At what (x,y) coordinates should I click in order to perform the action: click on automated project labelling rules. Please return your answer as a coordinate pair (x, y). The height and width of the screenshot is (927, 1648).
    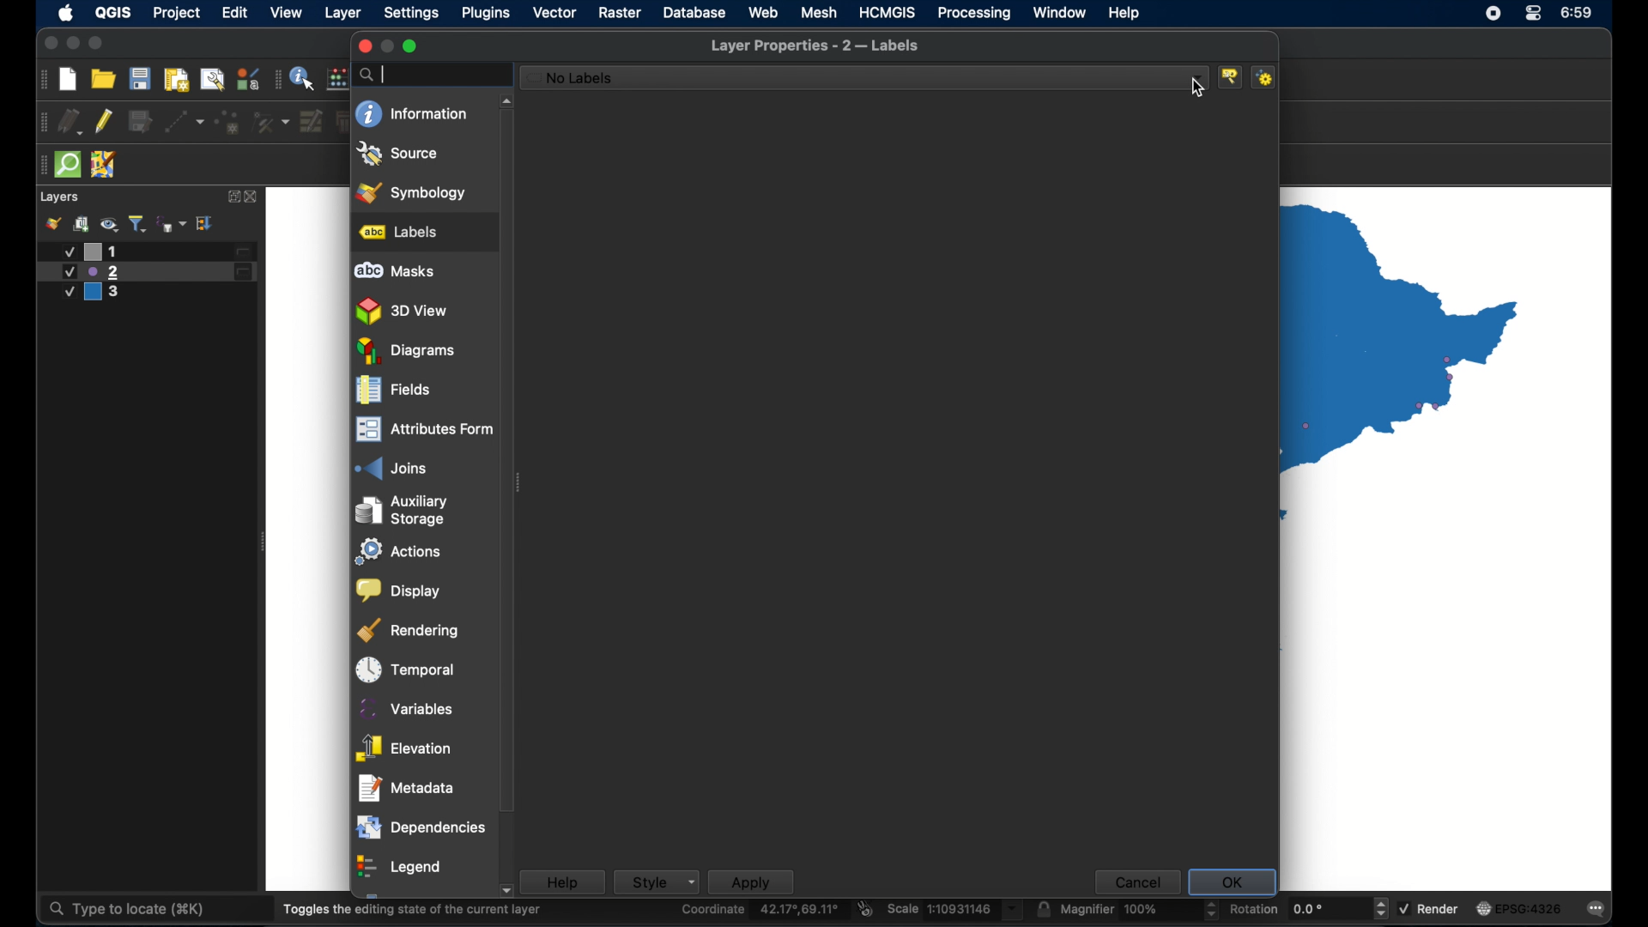
    Looking at the image, I should click on (1267, 77).